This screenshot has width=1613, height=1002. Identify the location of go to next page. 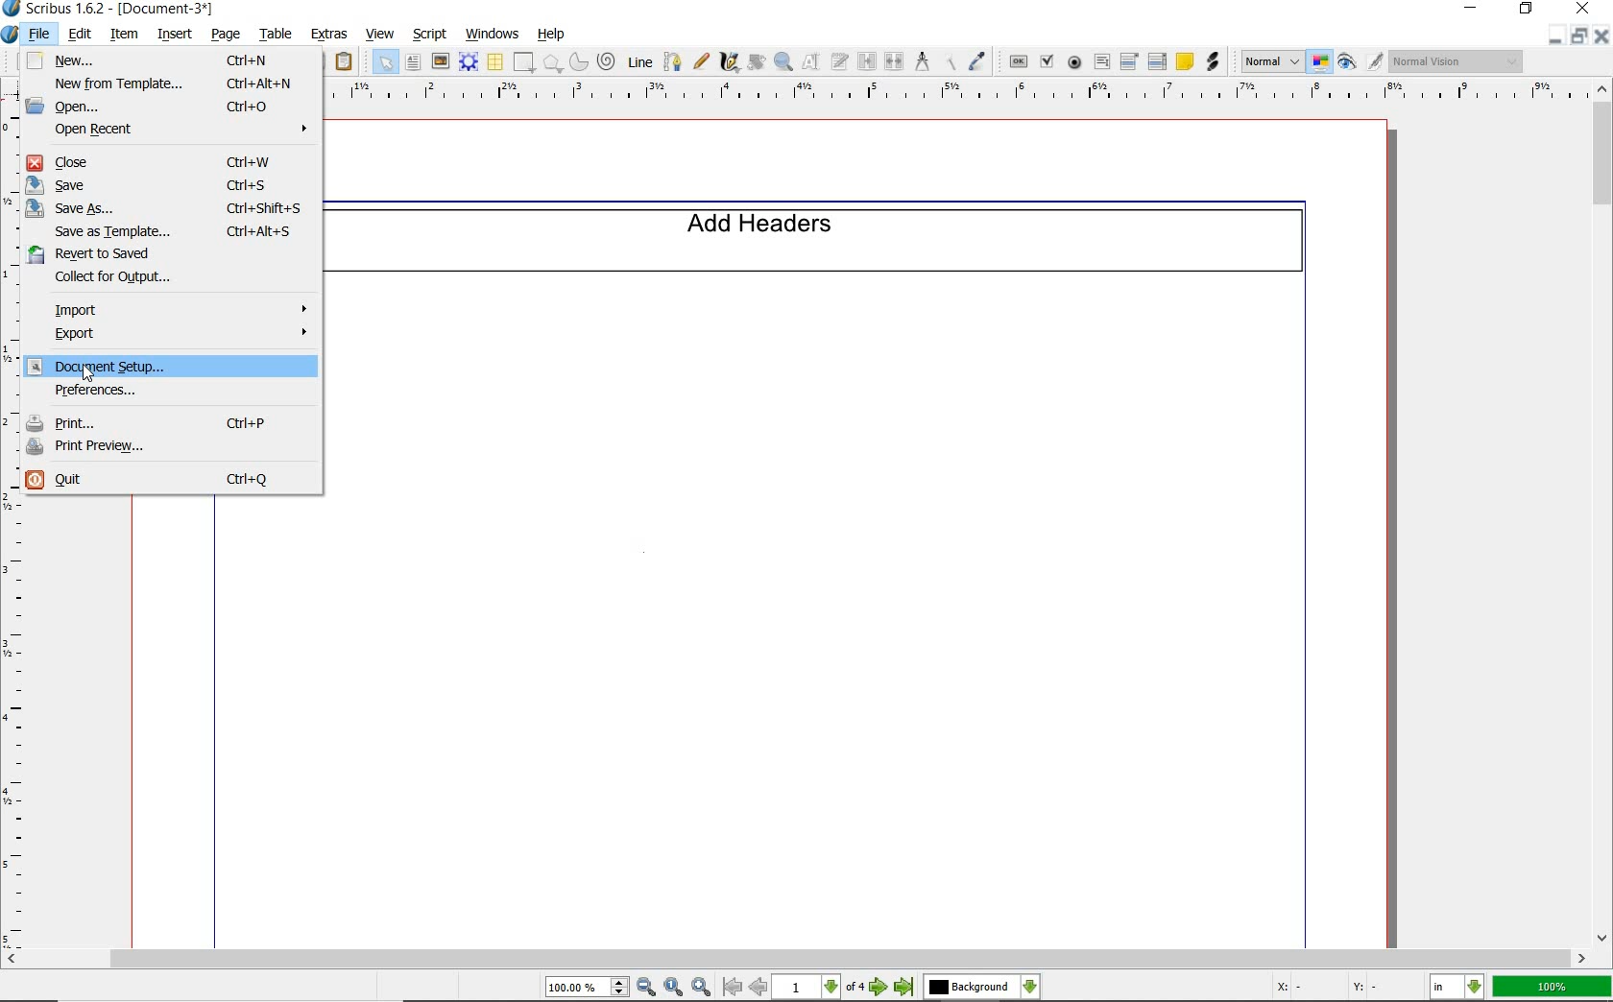
(881, 988).